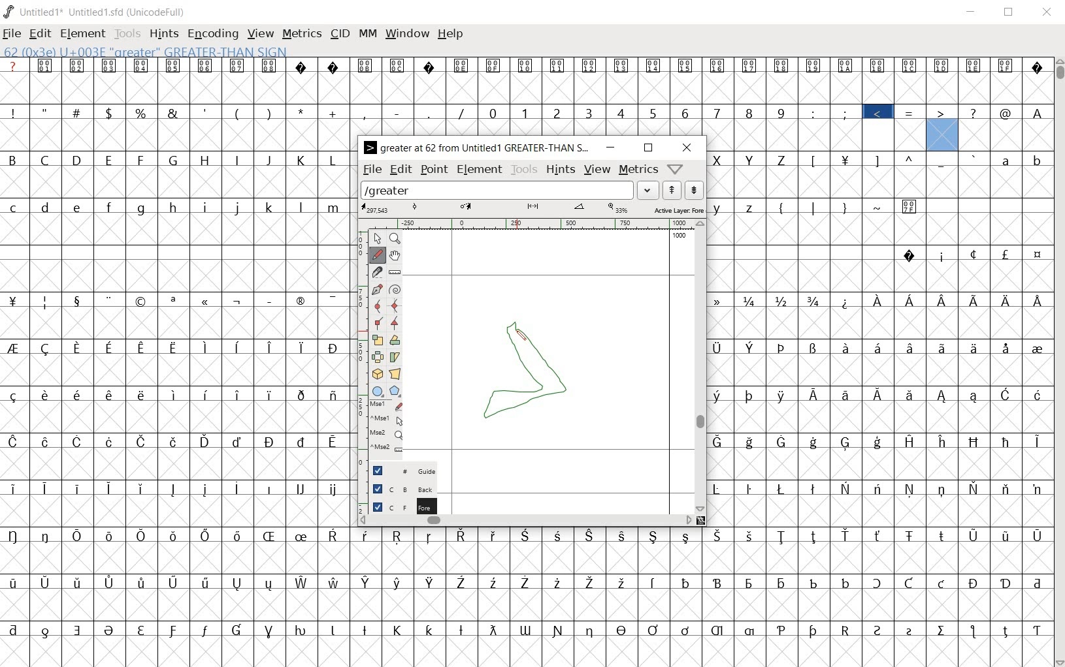 Image resolution: width=1065 pixels, height=667 pixels. I want to click on rectangle or ellipse, so click(376, 390).